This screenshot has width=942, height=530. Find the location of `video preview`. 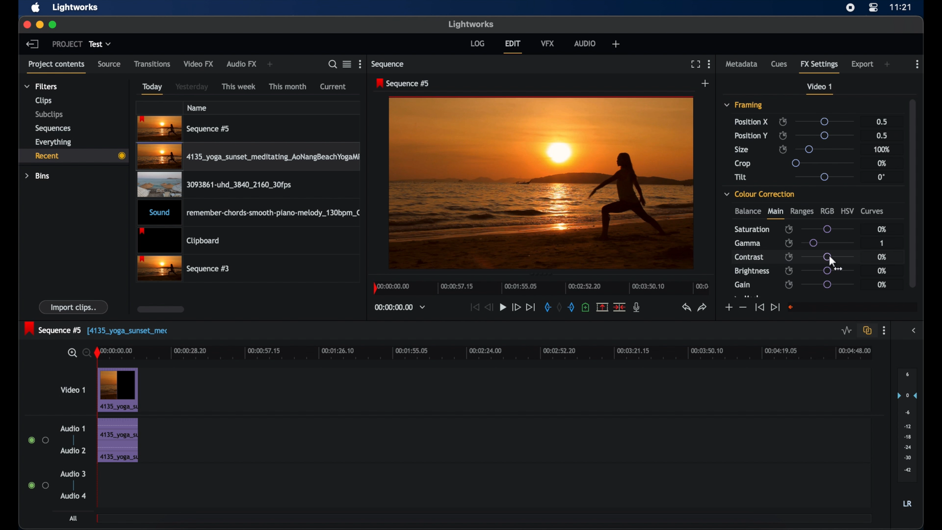

video preview is located at coordinates (541, 184).